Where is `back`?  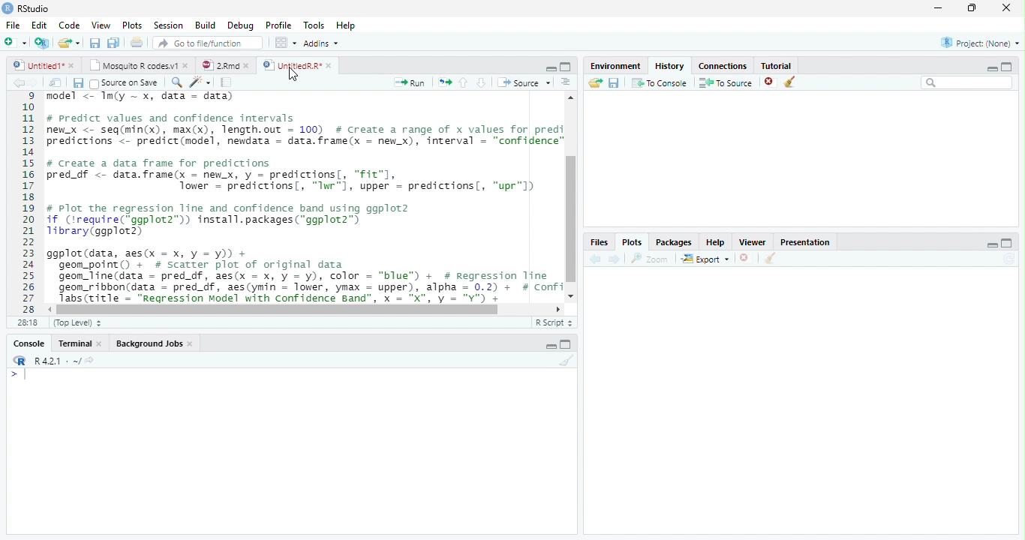 back is located at coordinates (17, 83).